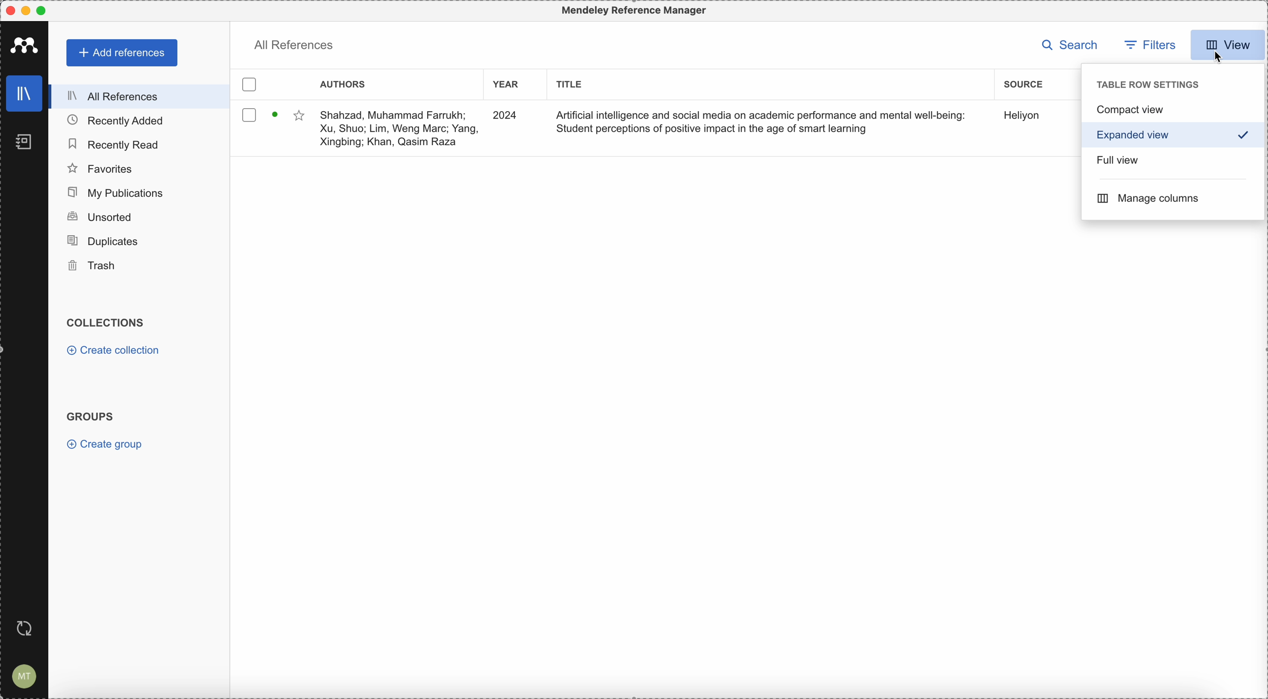 The image size is (1268, 699). I want to click on search, so click(1066, 45).